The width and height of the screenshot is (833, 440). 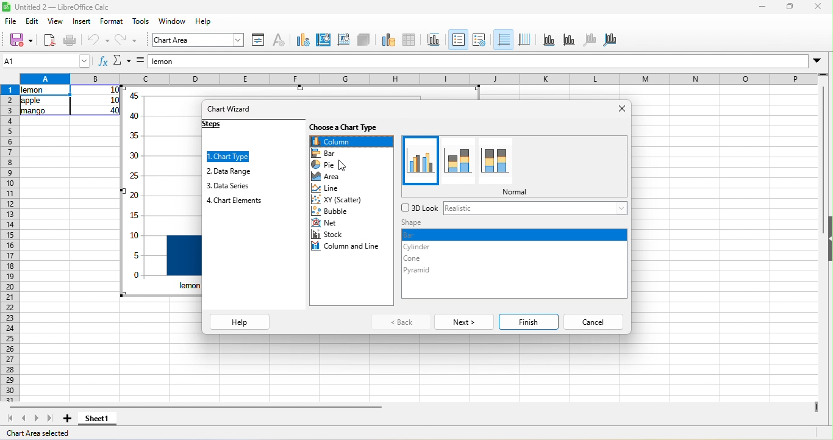 What do you see at coordinates (26, 419) in the screenshot?
I see `scroll to previous sheet` at bounding box center [26, 419].